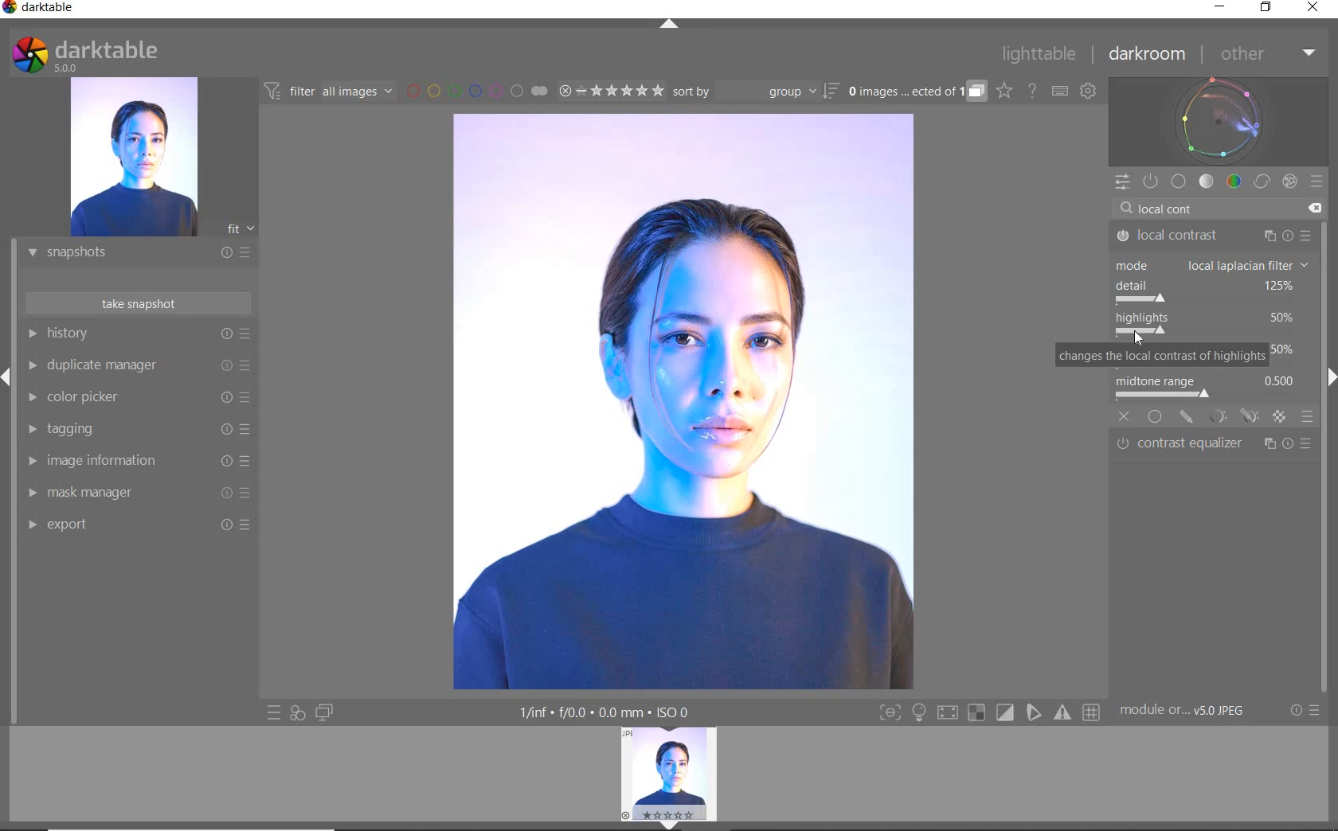 The image size is (1338, 831). I want to click on TONE, so click(1207, 181).